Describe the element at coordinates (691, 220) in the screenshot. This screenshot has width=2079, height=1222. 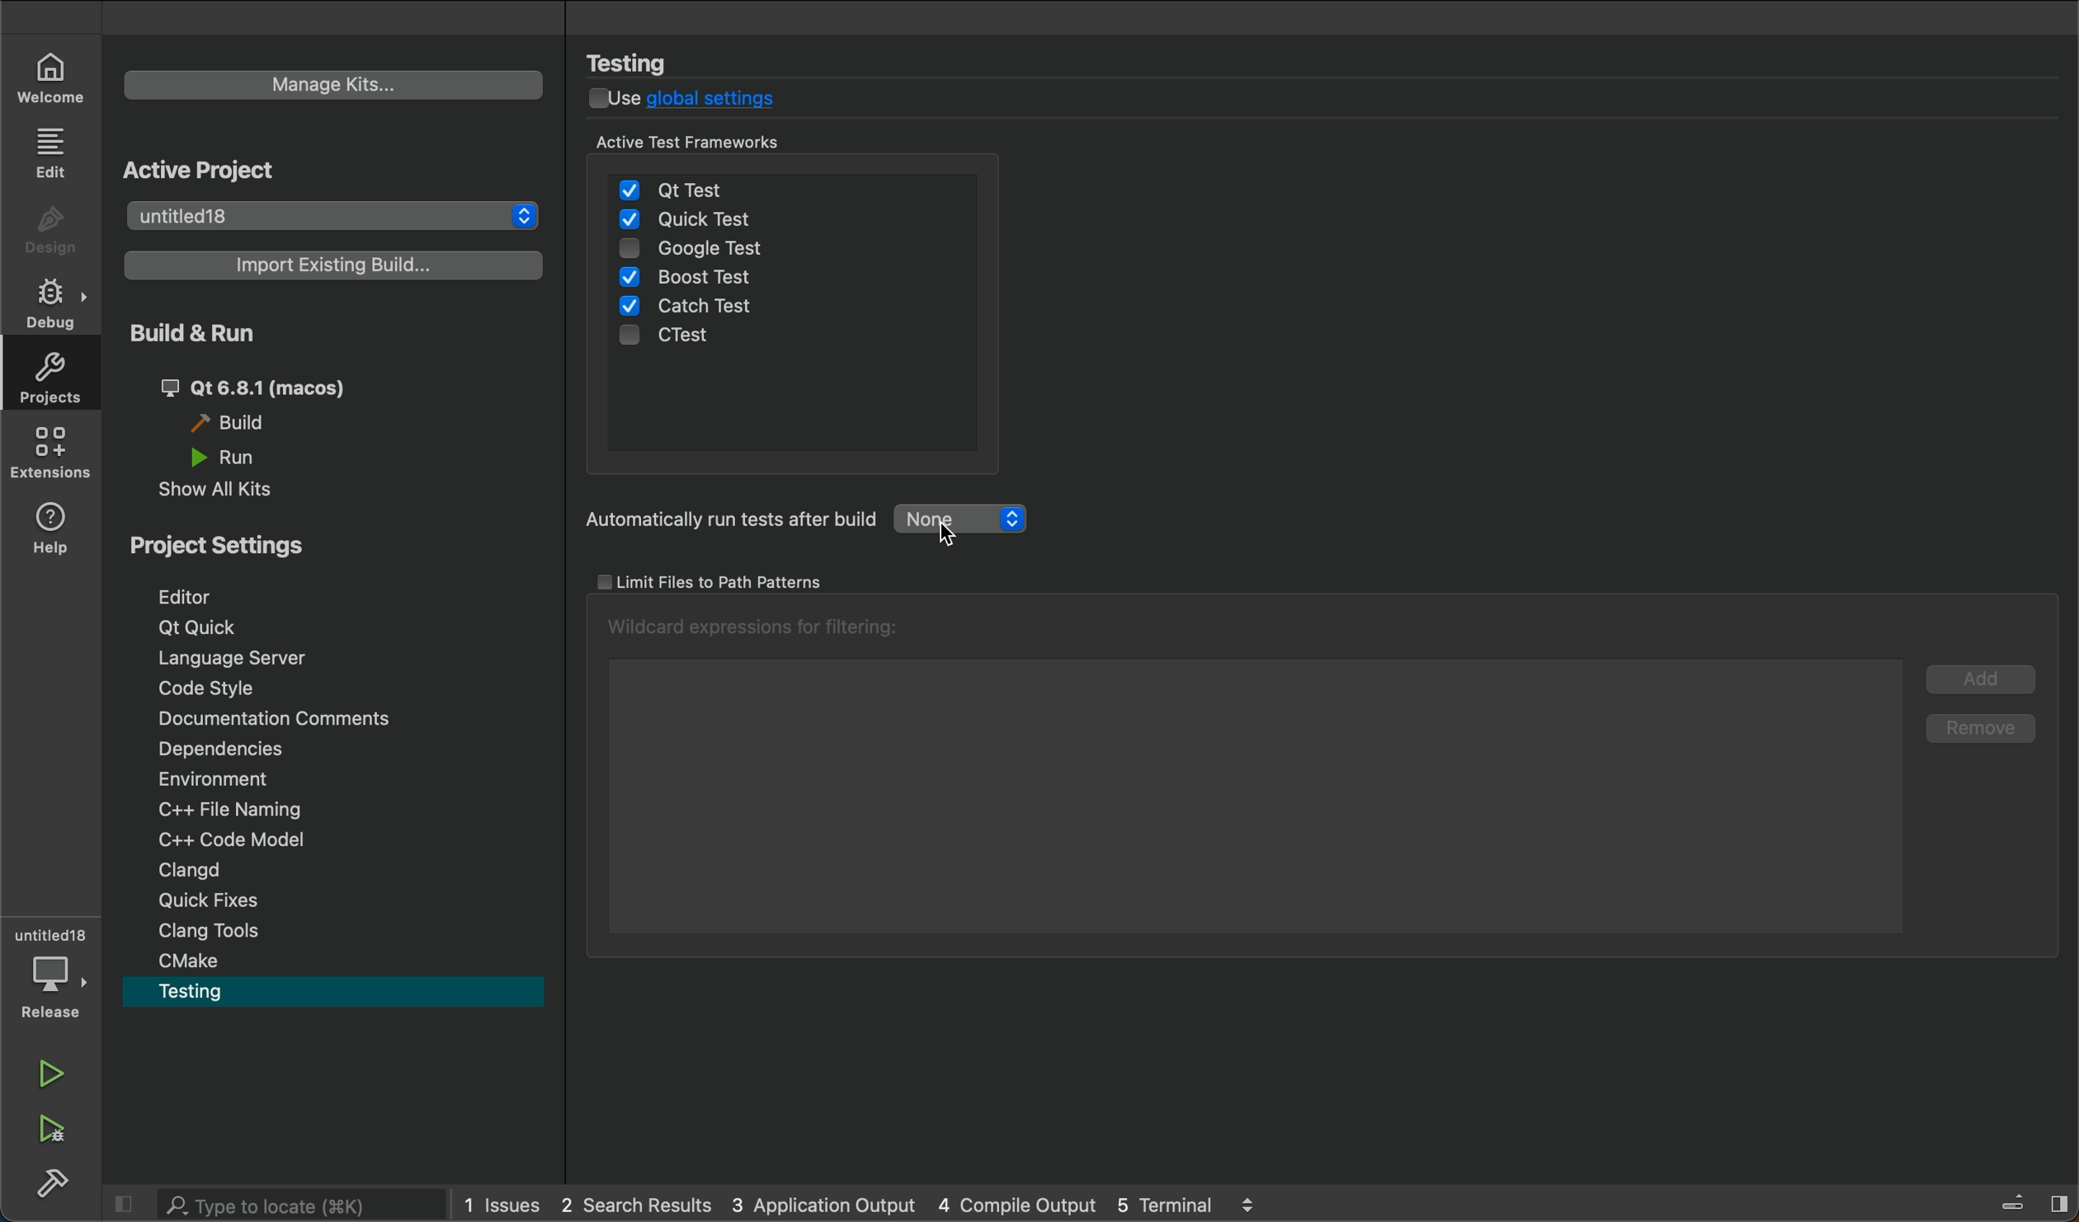
I see `quick test` at that location.